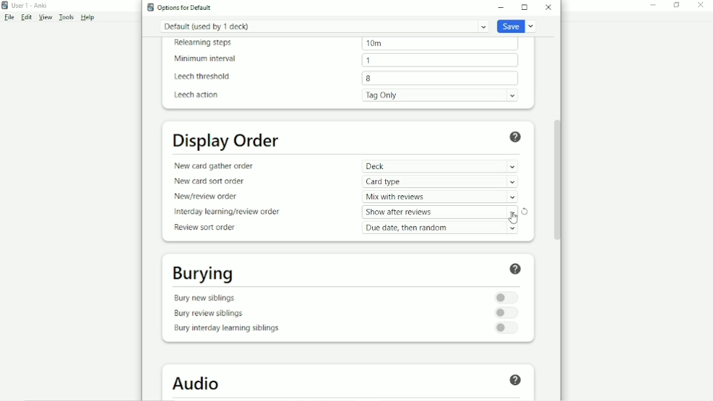 The height and width of the screenshot is (401, 713). Describe the element at coordinates (524, 212) in the screenshot. I see `Refresh` at that location.